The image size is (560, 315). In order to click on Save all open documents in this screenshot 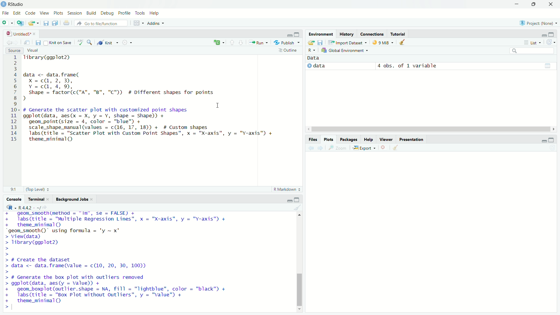, I will do `click(55, 23)`.